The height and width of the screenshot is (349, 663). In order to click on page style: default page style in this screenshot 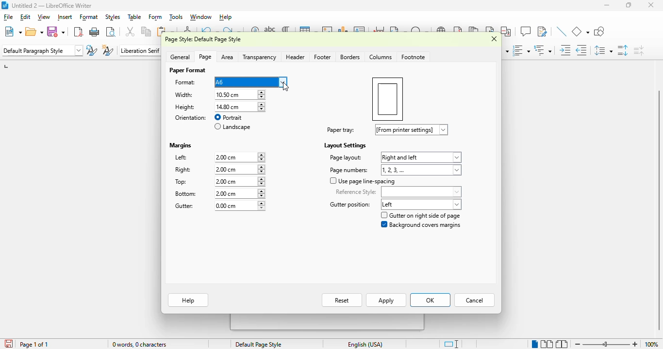, I will do `click(203, 39)`.